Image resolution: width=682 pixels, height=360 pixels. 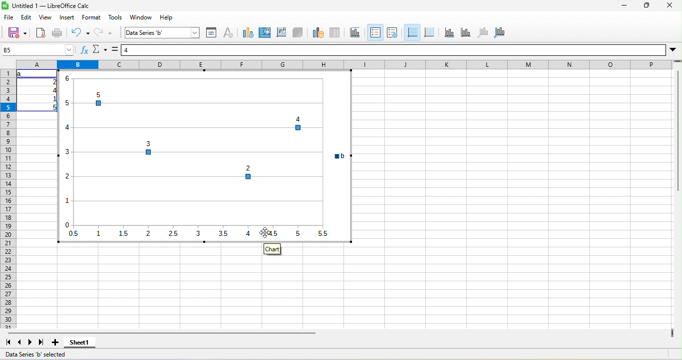 What do you see at coordinates (30, 342) in the screenshot?
I see ` next sheet` at bounding box center [30, 342].